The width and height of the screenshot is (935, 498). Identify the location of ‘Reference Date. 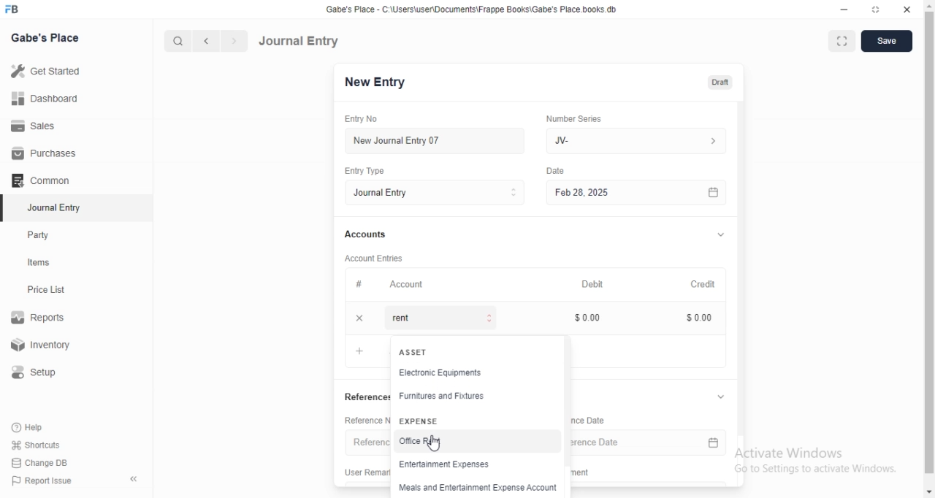
(592, 421).